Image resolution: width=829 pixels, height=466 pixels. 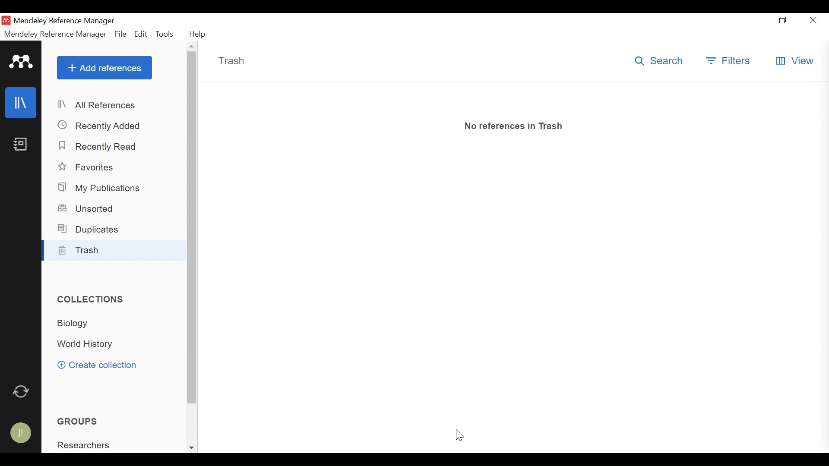 What do you see at coordinates (103, 188) in the screenshot?
I see `My Publications` at bounding box center [103, 188].